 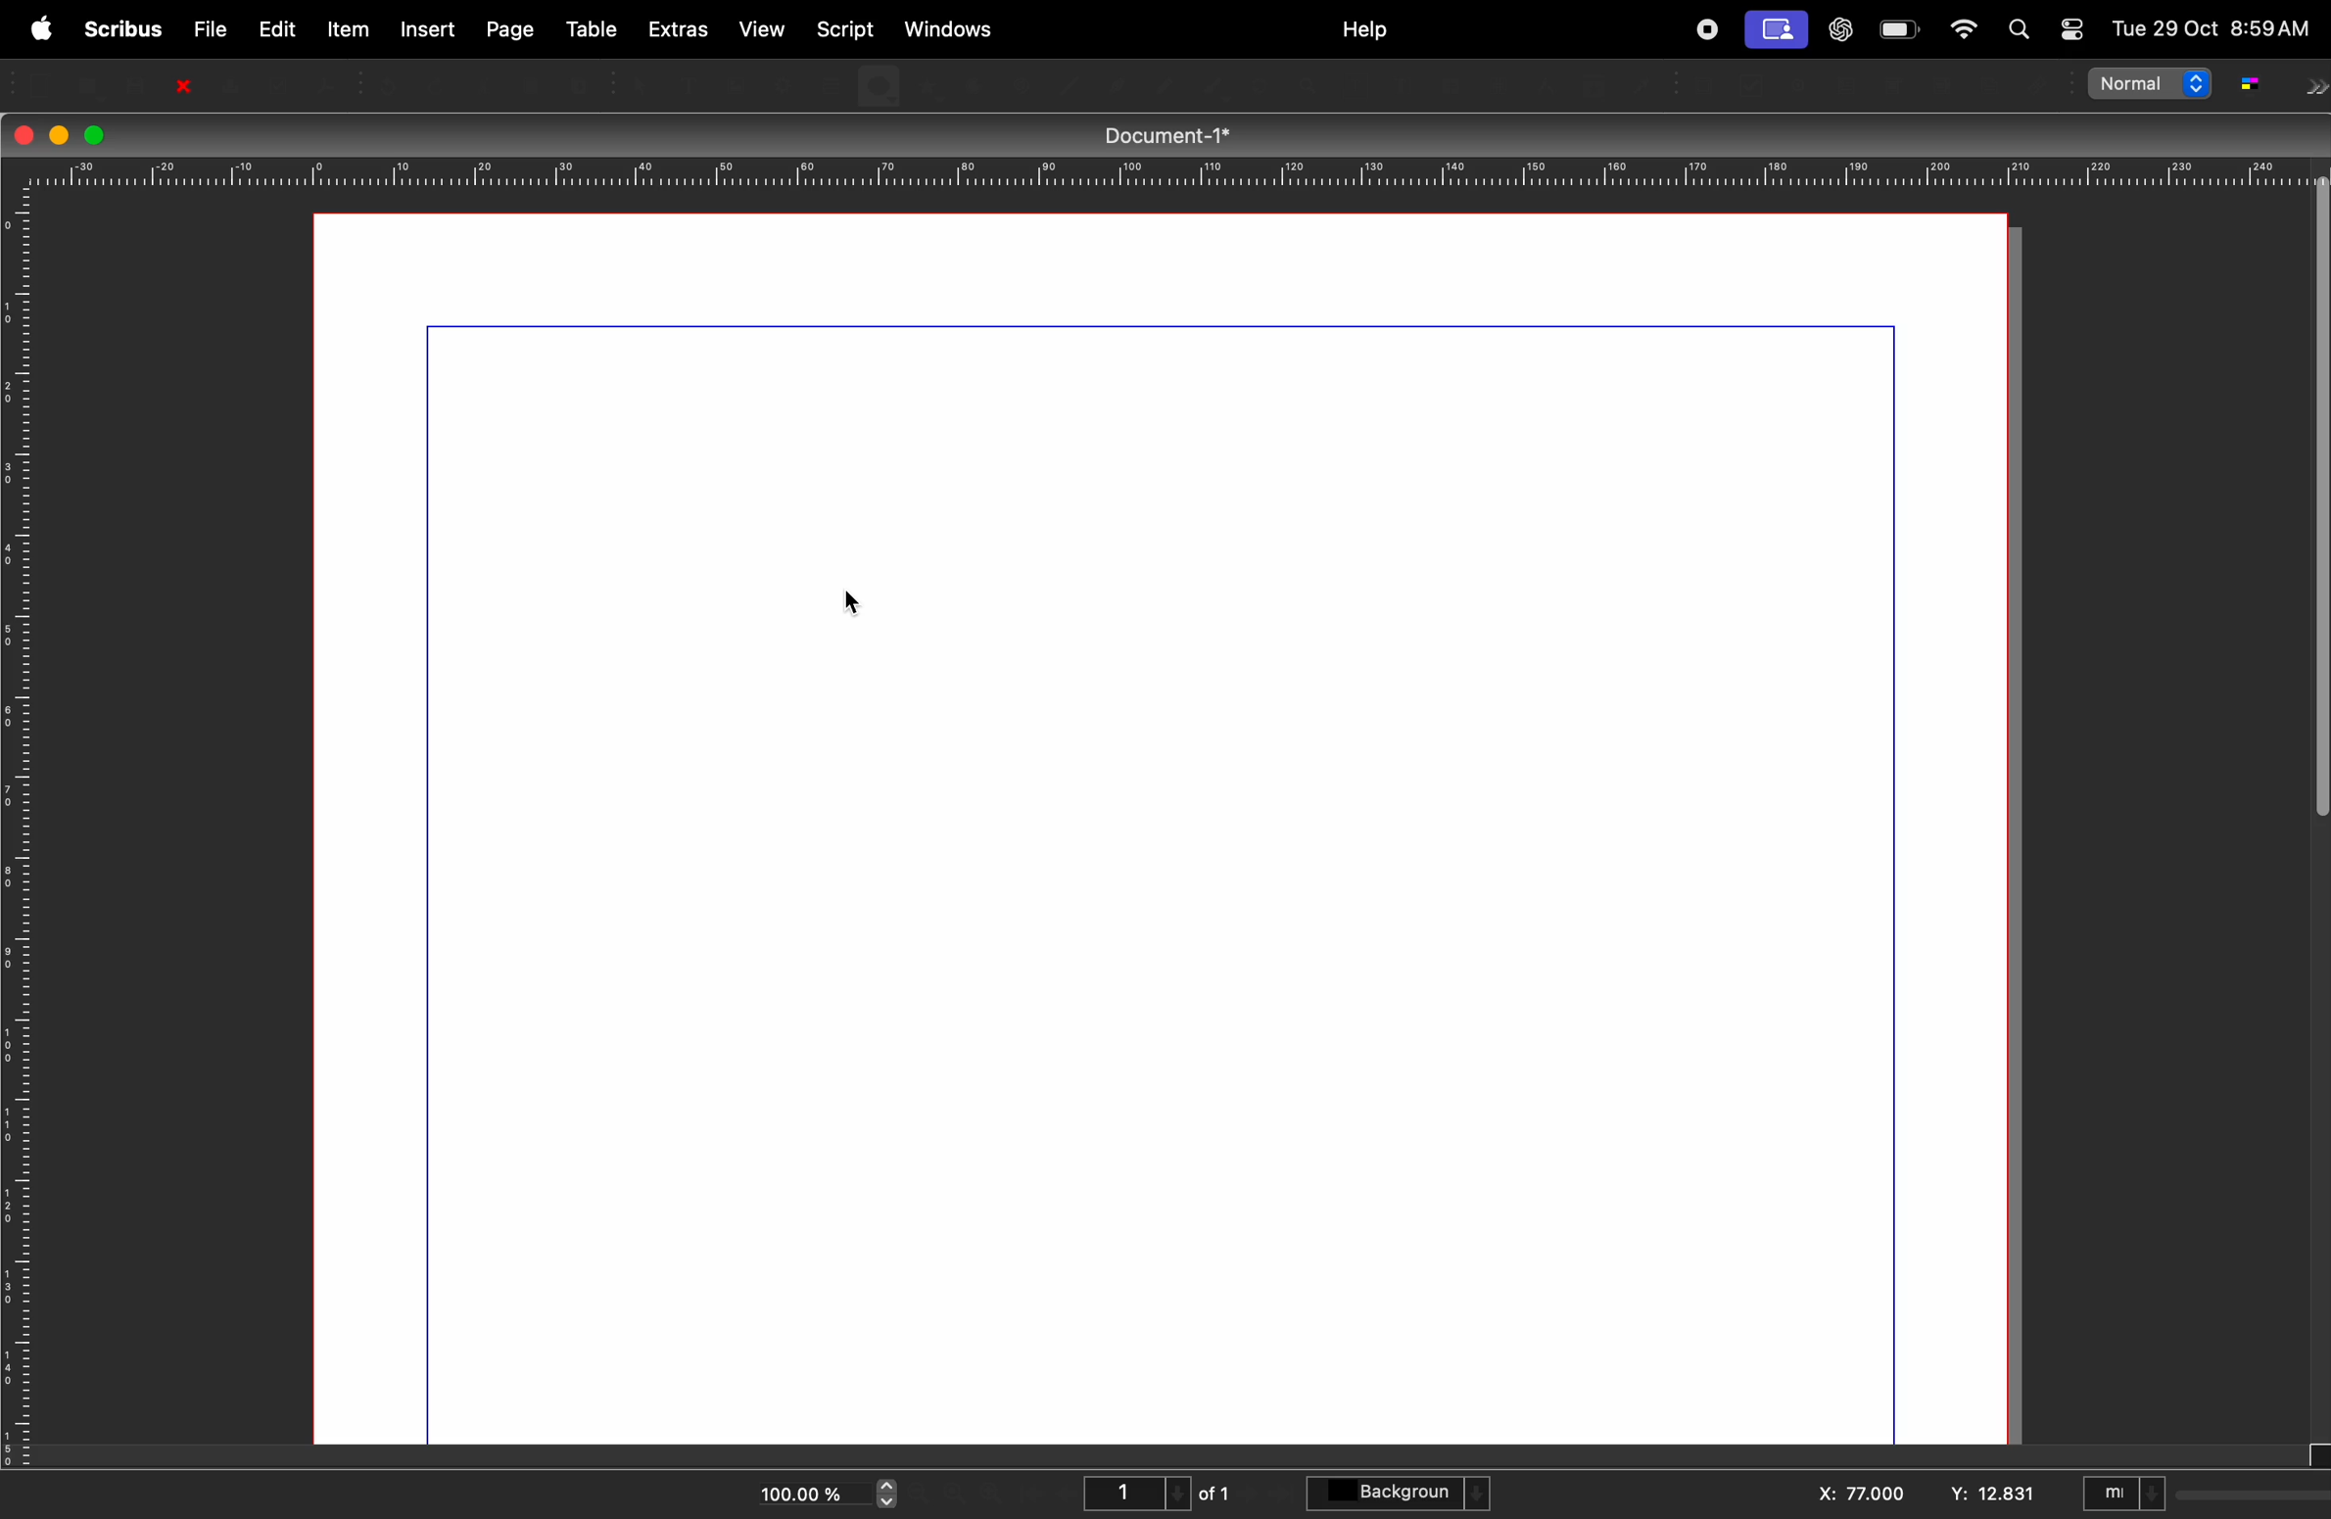 What do you see at coordinates (136, 83) in the screenshot?
I see `save` at bounding box center [136, 83].